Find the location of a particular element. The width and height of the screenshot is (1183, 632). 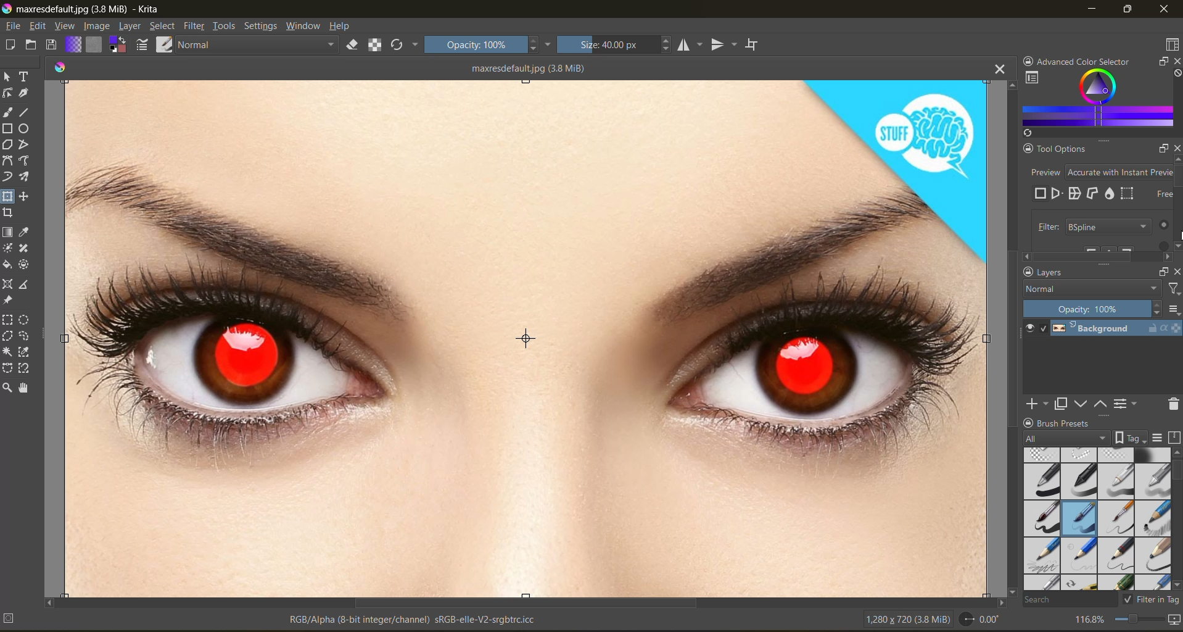

mask down is located at coordinates (1082, 403).